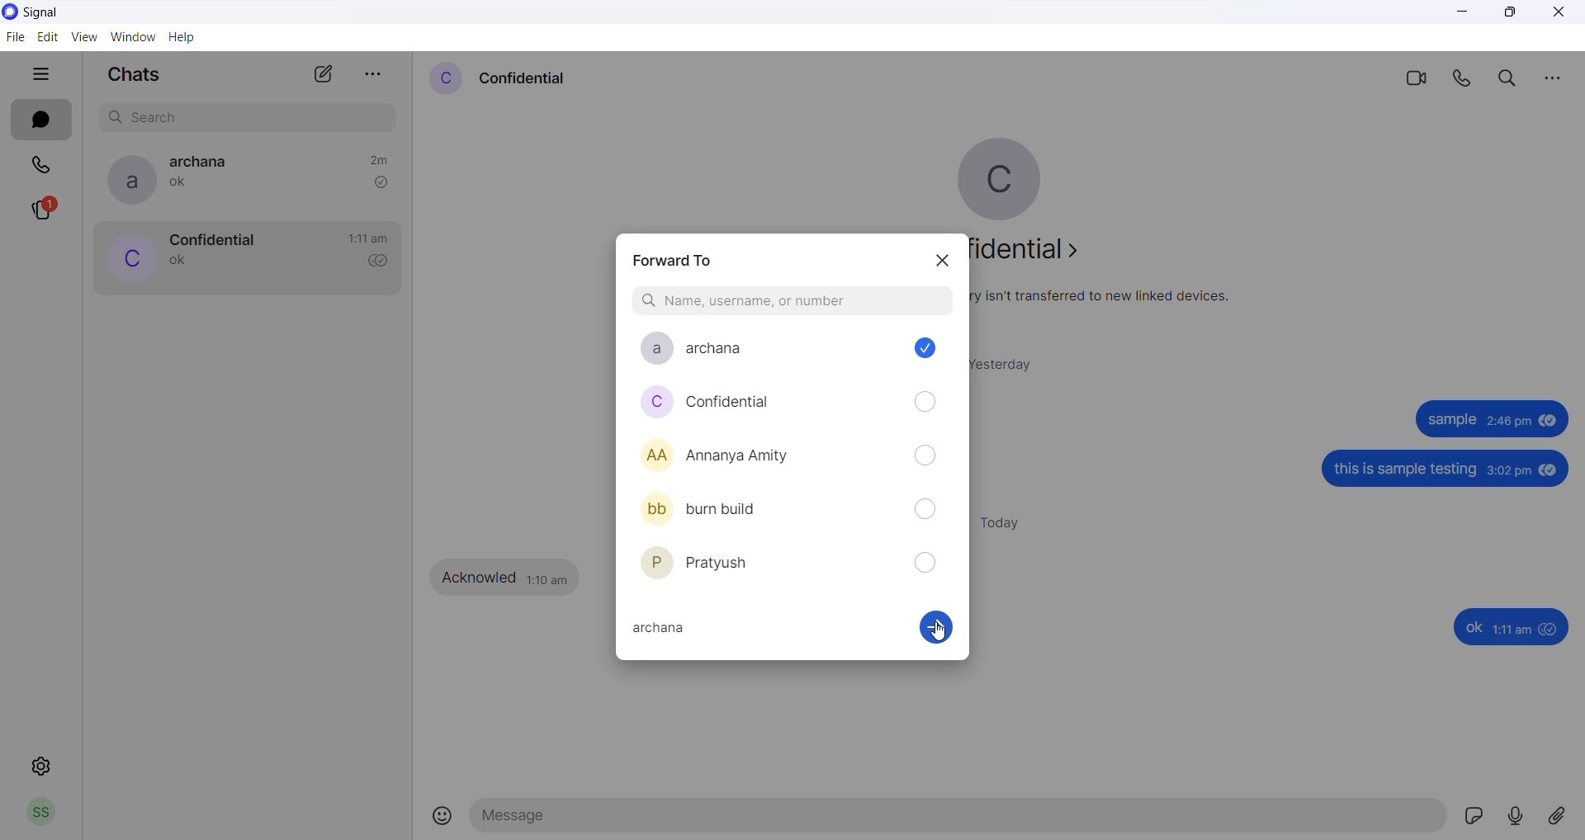 The image size is (1585, 840). Describe the element at coordinates (40, 814) in the screenshot. I see `profile` at that location.